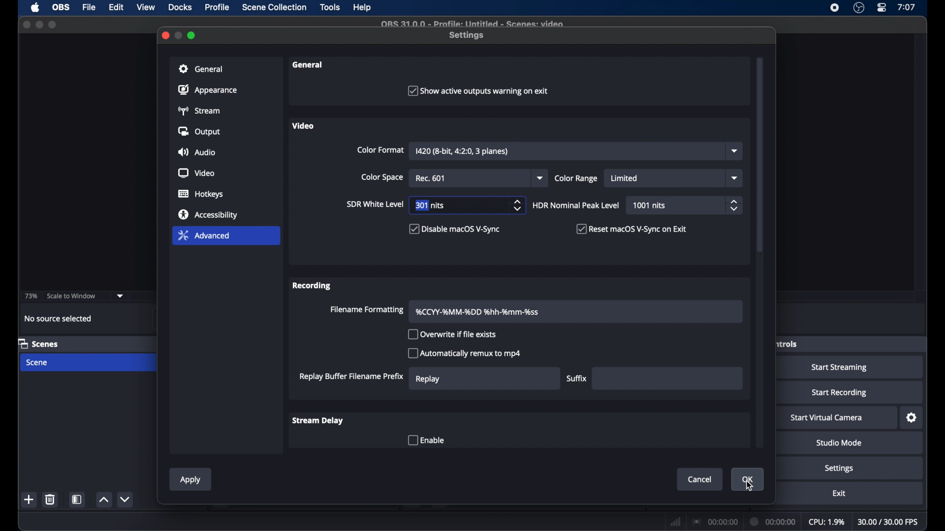  I want to click on rec 602, so click(430, 178).